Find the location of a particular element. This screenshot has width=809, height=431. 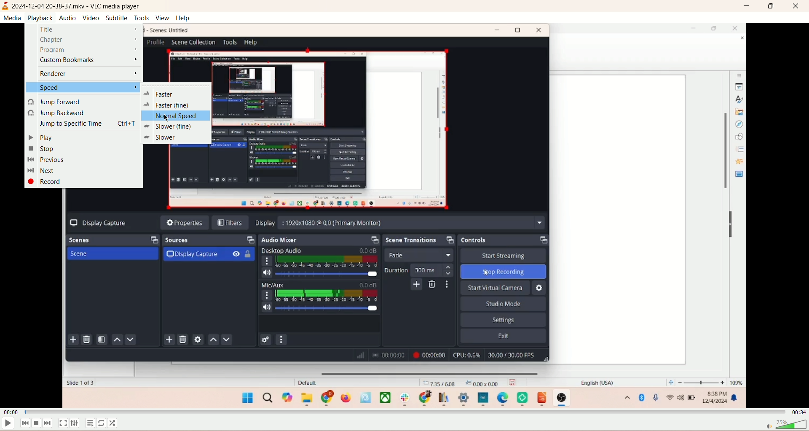

progress bar is located at coordinates (404, 411).